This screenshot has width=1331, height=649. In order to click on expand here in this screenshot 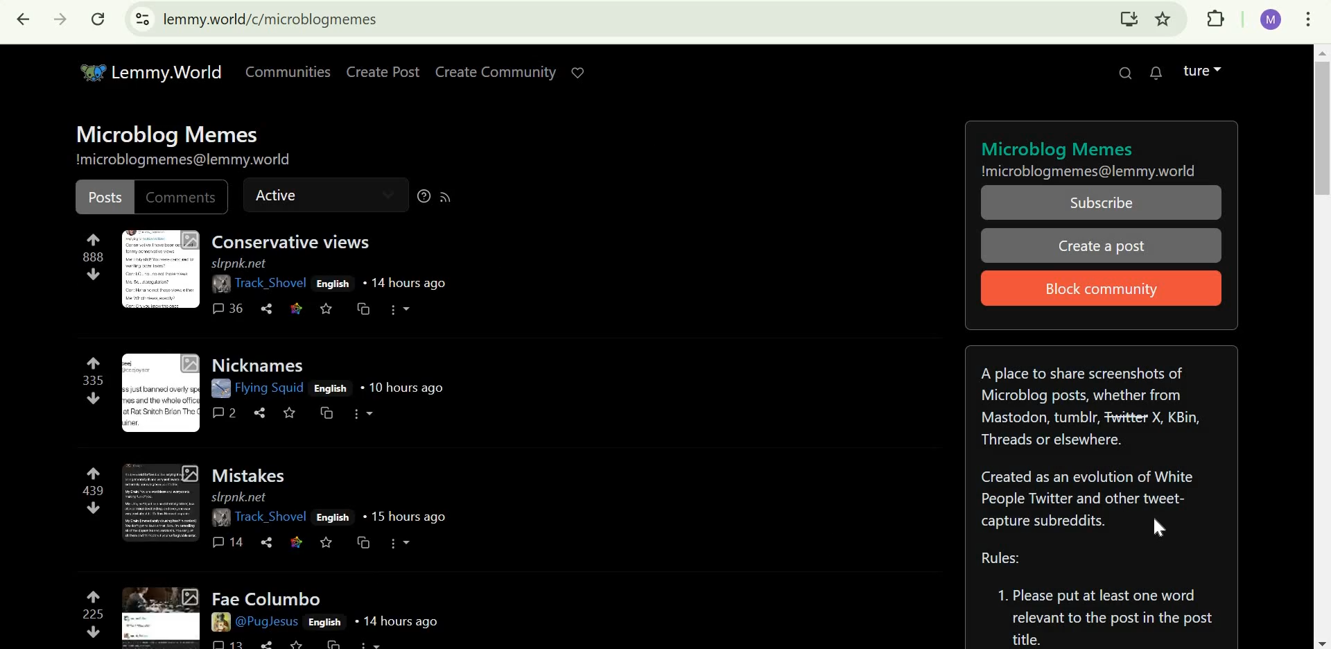, I will do `click(161, 270)`.